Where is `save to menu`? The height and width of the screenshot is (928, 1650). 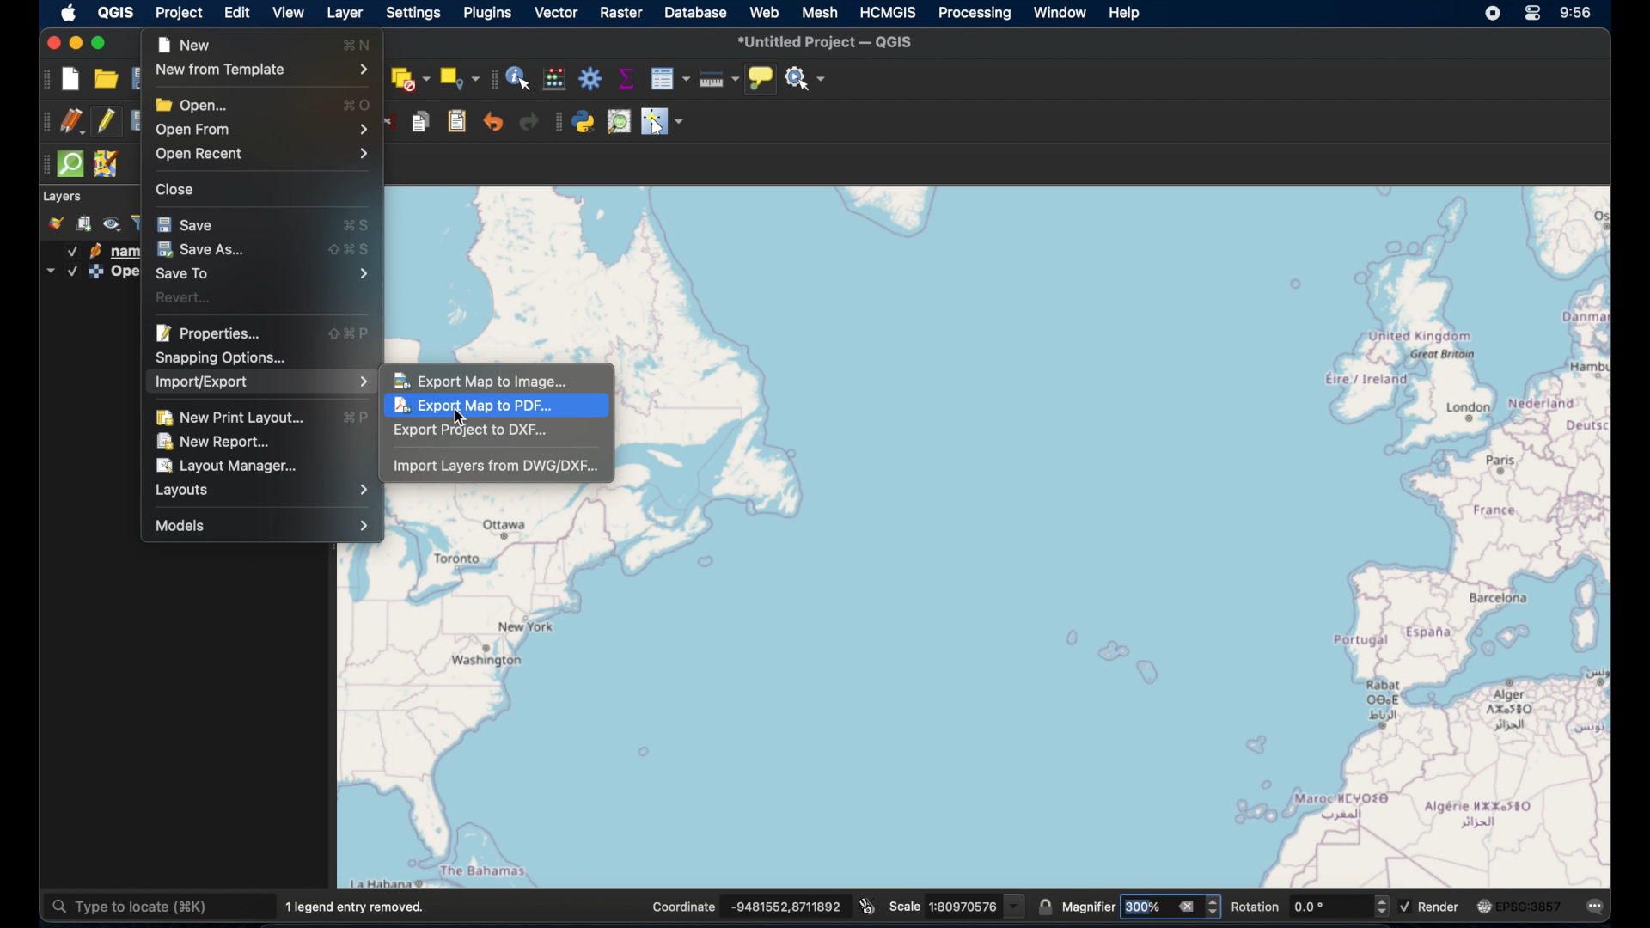
save to menu is located at coordinates (263, 273).